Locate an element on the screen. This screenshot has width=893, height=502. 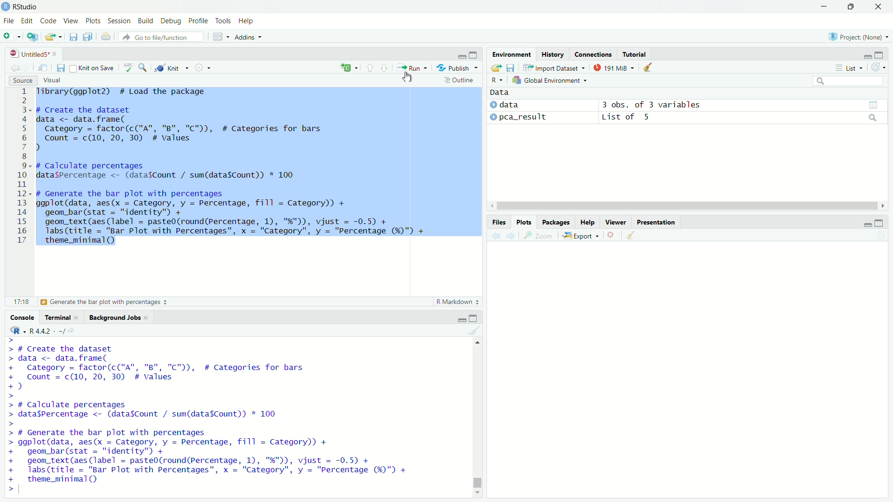
viewer is located at coordinates (615, 222).